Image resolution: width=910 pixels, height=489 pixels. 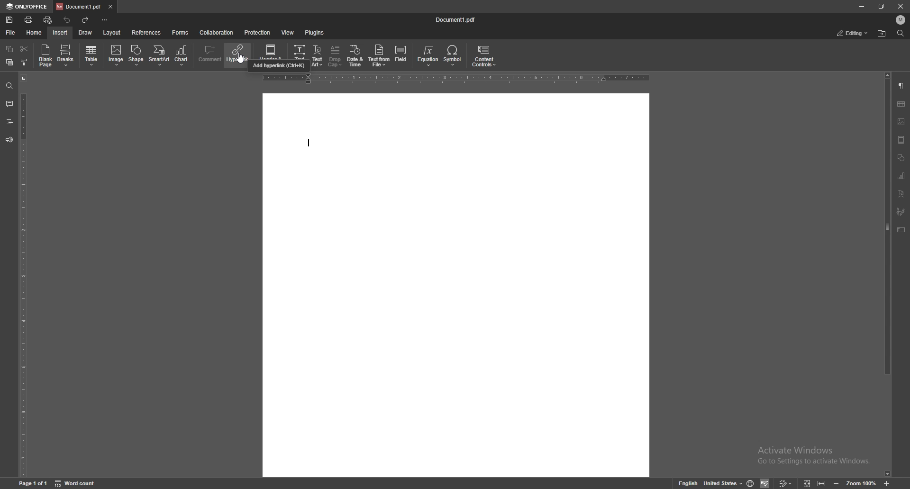 What do you see at coordinates (46, 55) in the screenshot?
I see `blank page` at bounding box center [46, 55].